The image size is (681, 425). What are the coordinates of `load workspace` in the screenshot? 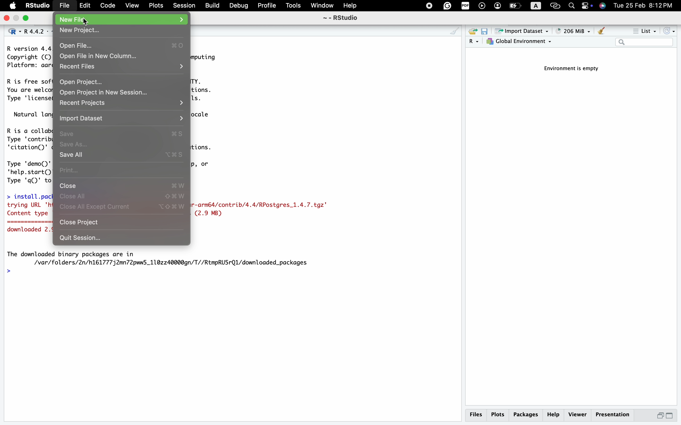 It's located at (472, 32).